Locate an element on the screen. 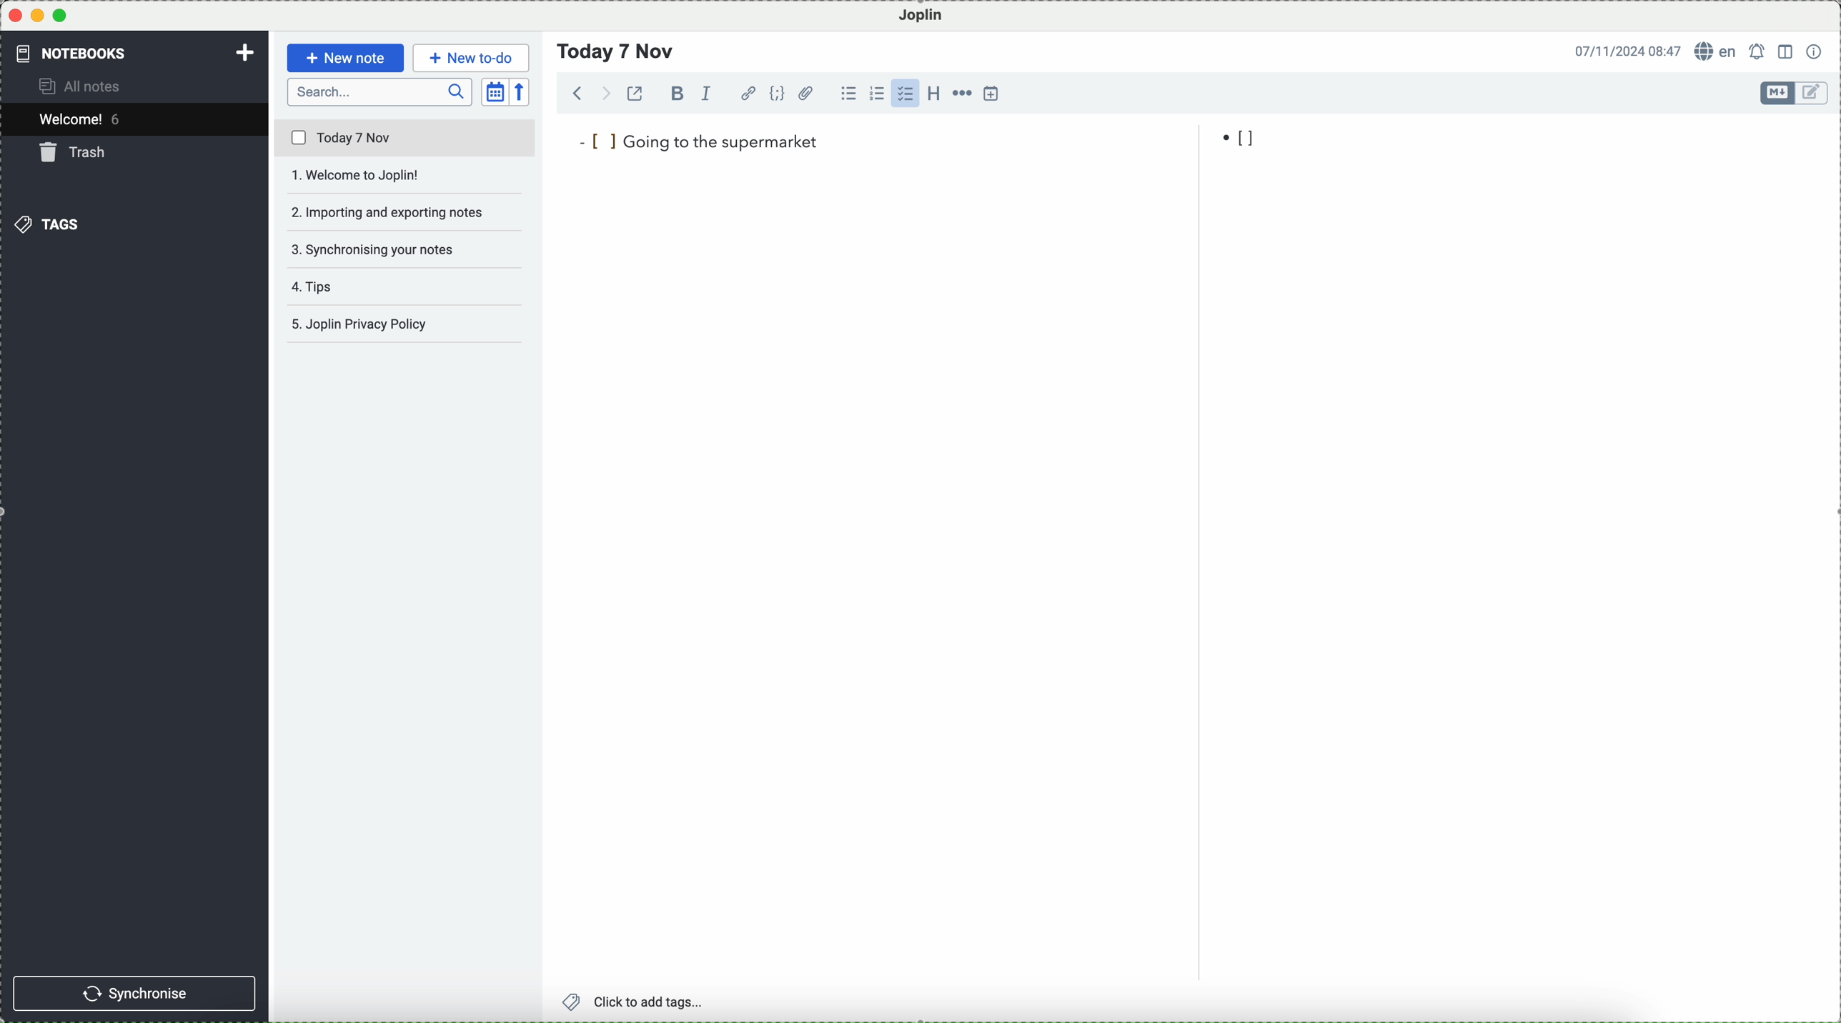 This screenshot has width=1841, height=1023. back is located at coordinates (578, 92).